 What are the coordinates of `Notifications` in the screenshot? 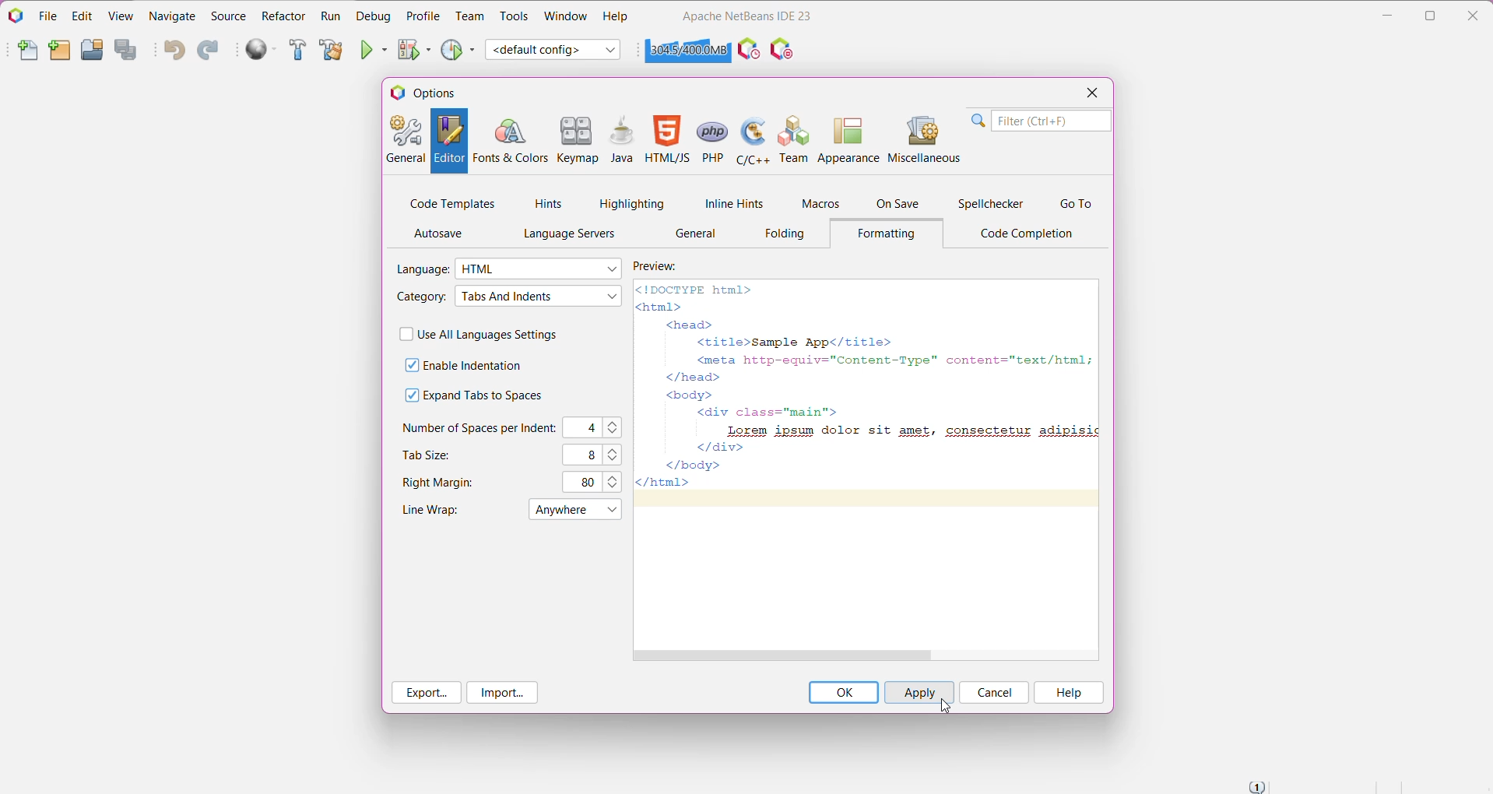 It's located at (1256, 786).